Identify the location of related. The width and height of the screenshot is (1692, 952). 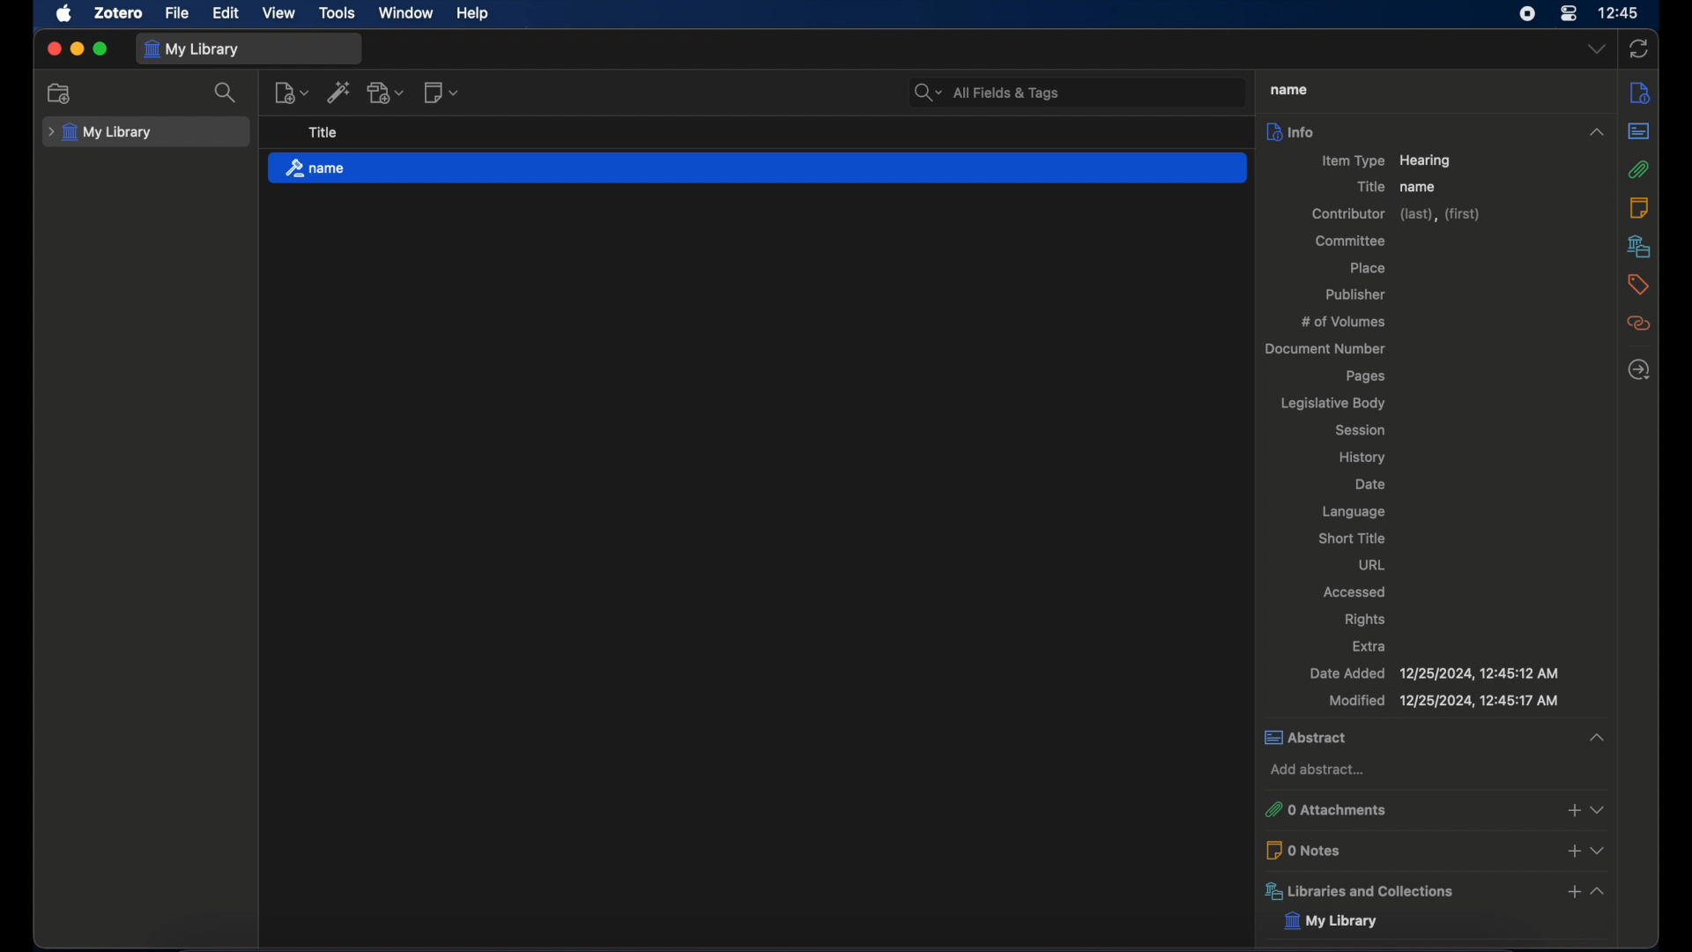
(1638, 324).